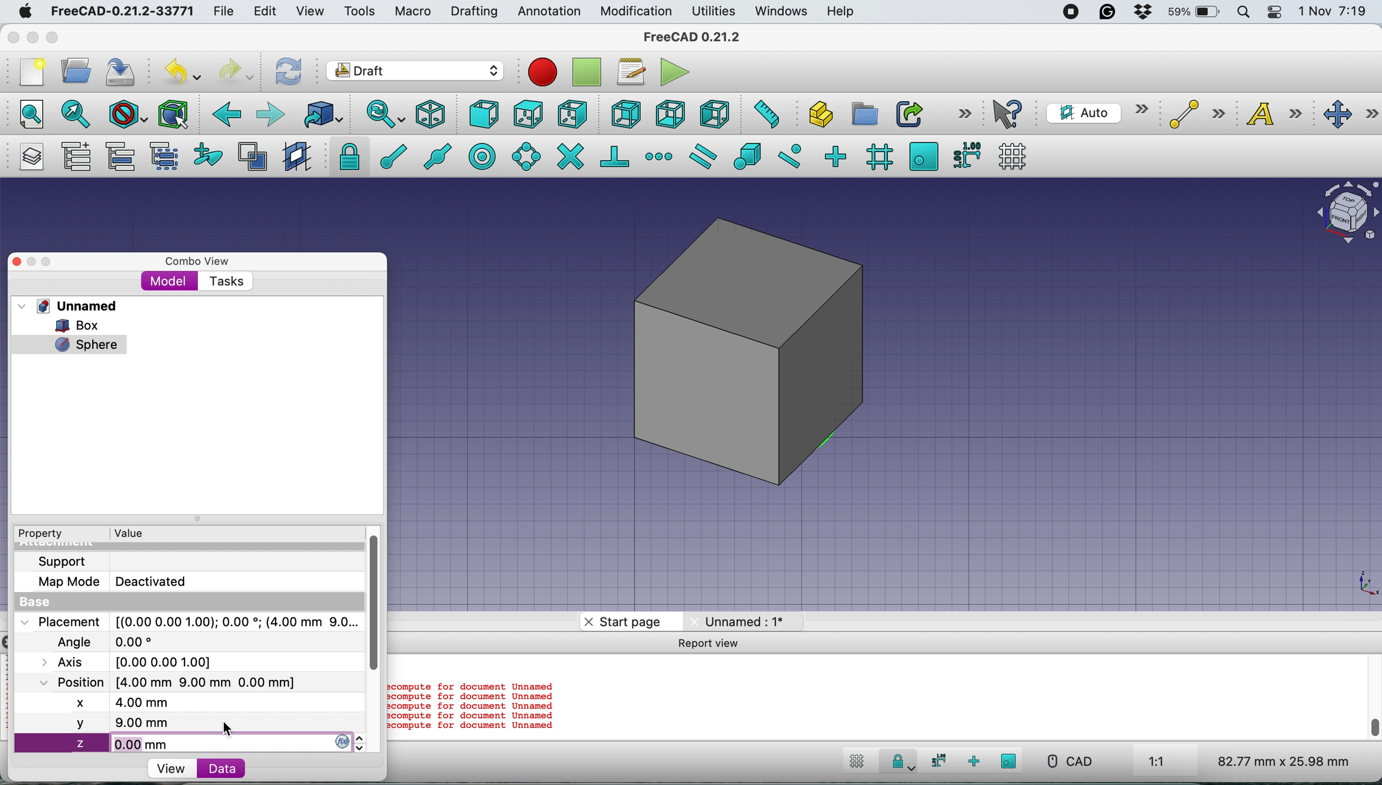  What do you see at coordinates (1242, 13) in the screenshot?
I see `spotlight search` at bounding box center [1242, 13].